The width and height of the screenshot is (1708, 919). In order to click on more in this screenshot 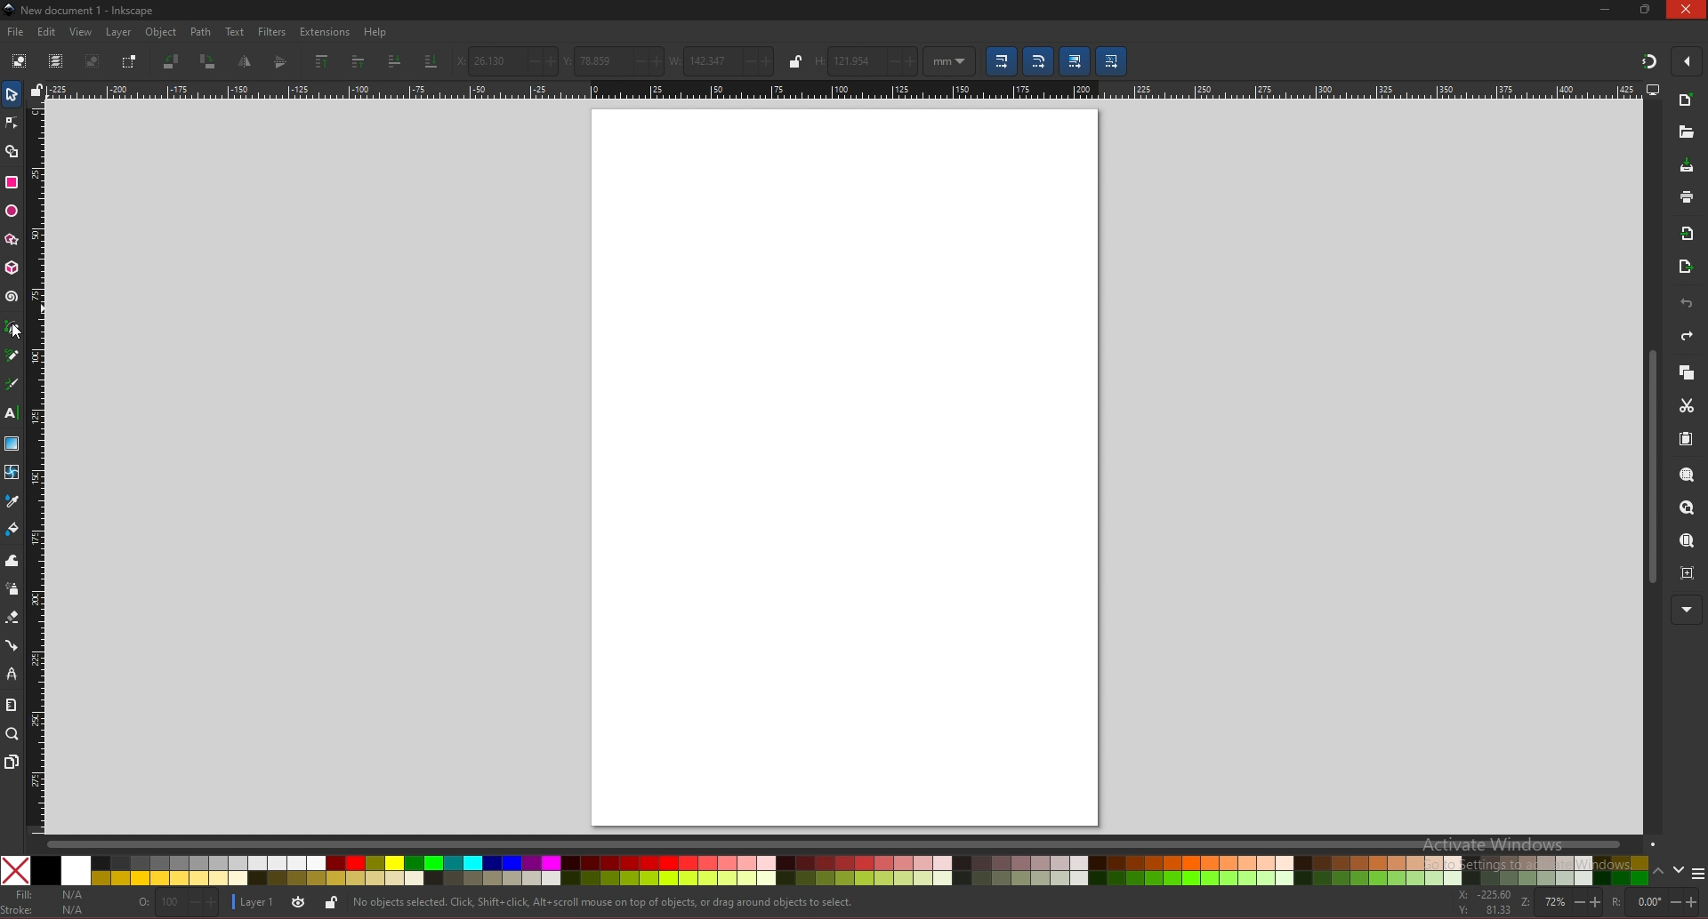, I will do `click(1687, 611)`.